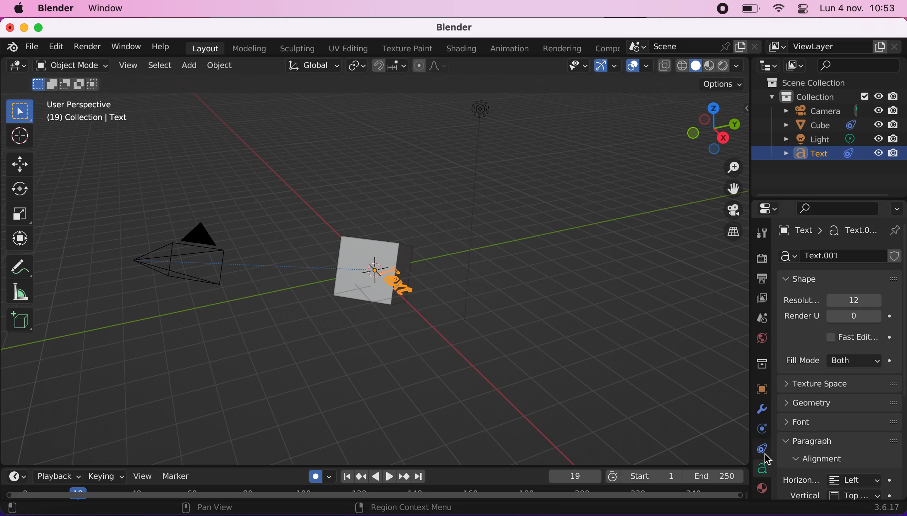 This screenshot has height=516, width=907. Describe the element at coordinates (732, 231) in the screenshot. I see `switch the current view` at that location.